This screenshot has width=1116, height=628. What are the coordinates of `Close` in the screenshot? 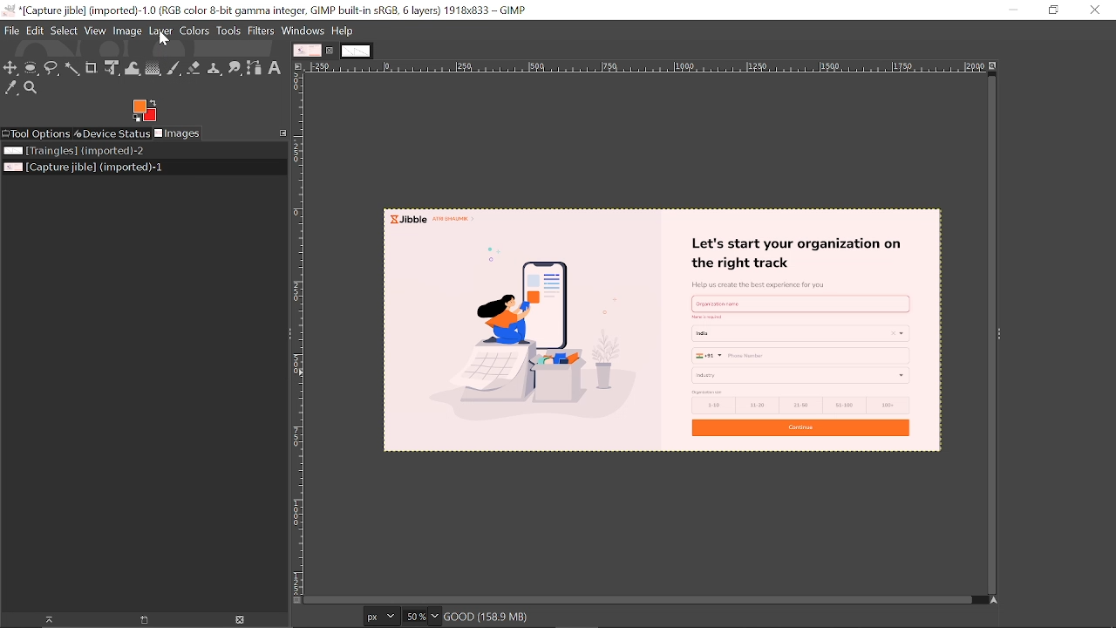 It's located at (1096, 11).